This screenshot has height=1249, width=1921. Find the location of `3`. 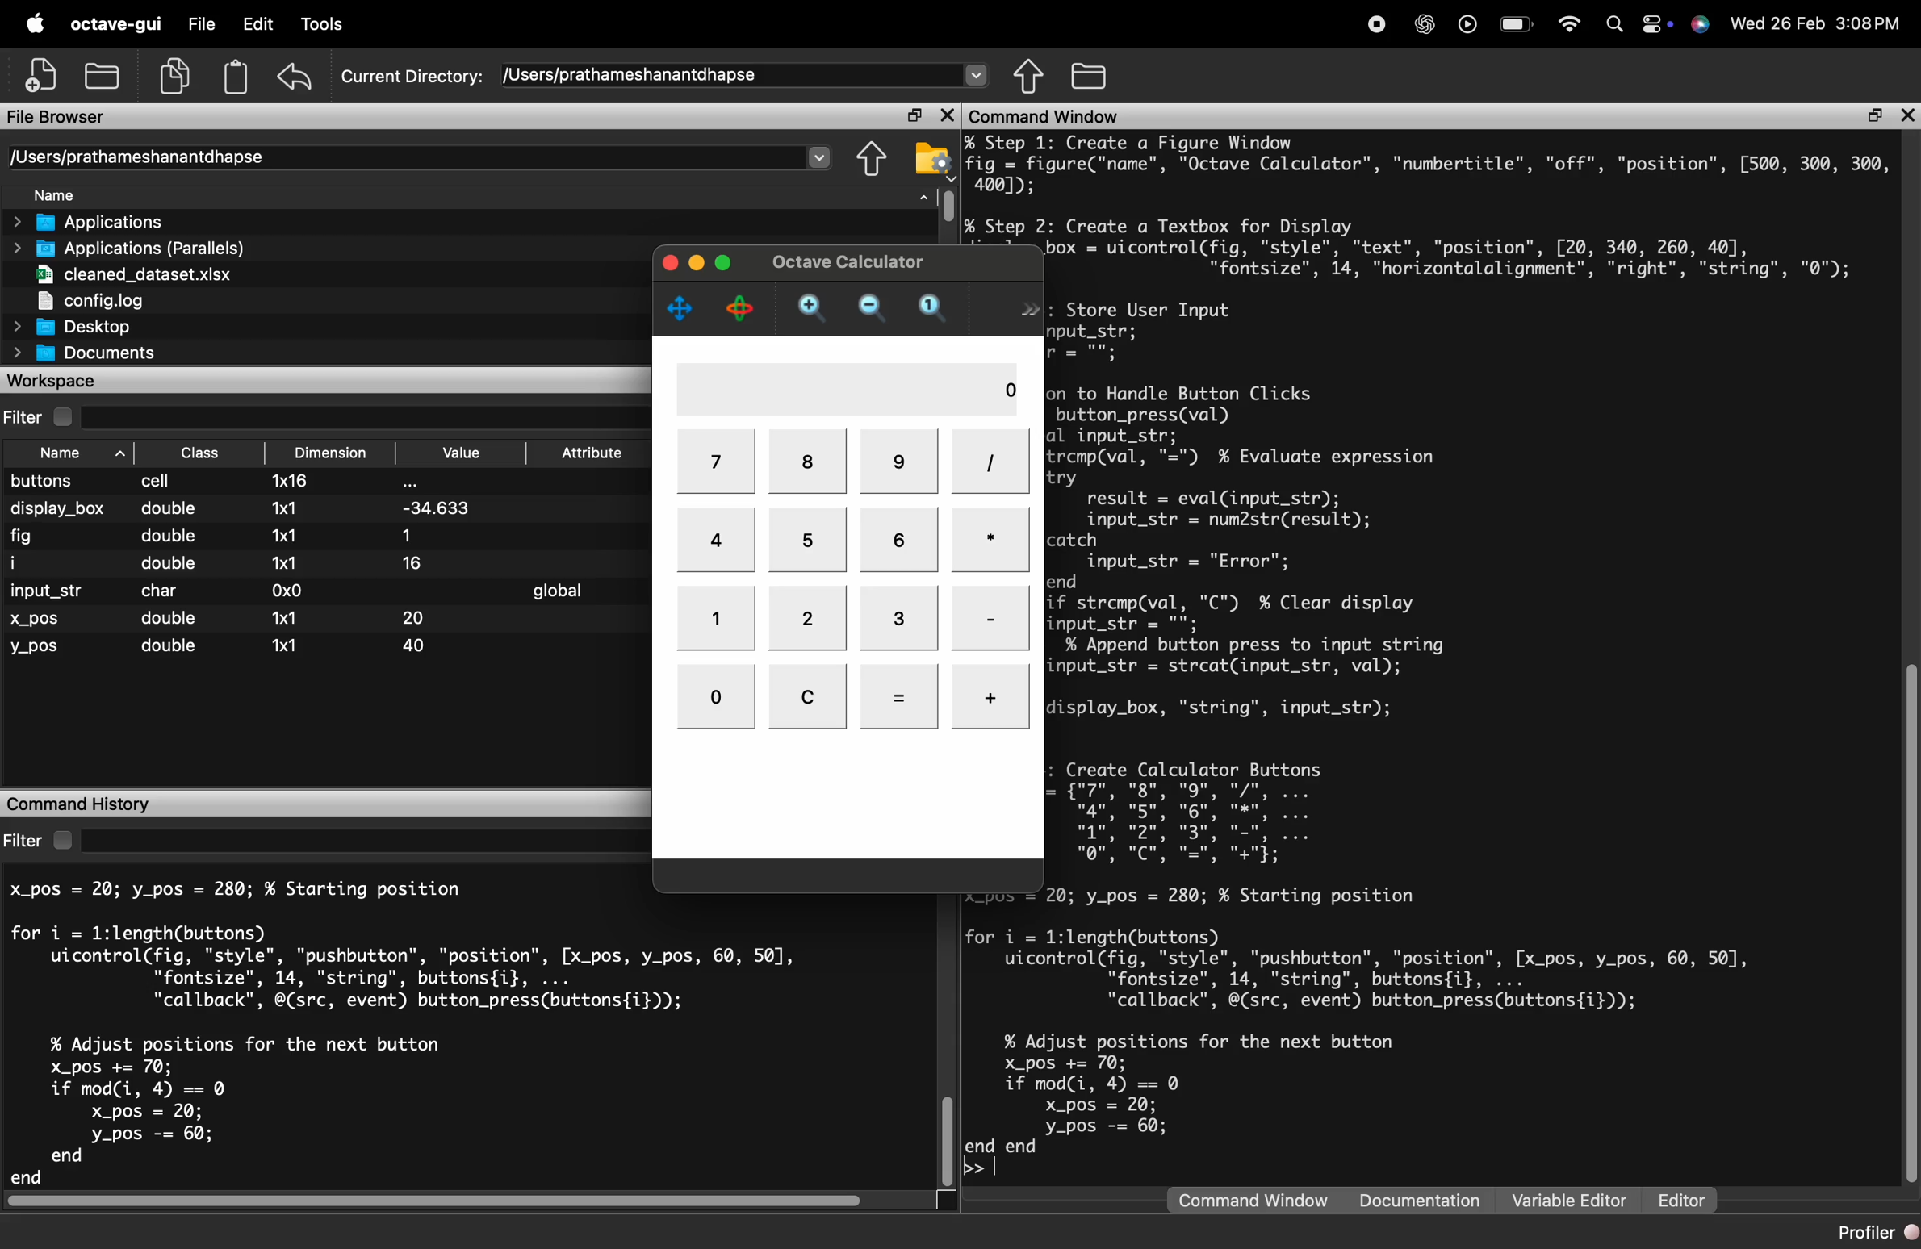

3 is located at coordinates (901, 619).